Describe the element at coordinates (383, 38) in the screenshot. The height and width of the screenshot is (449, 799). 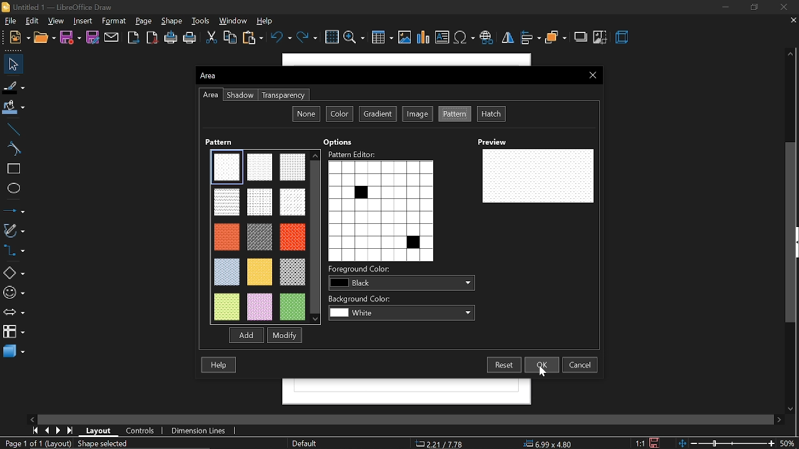
I see `insert table` at that location.